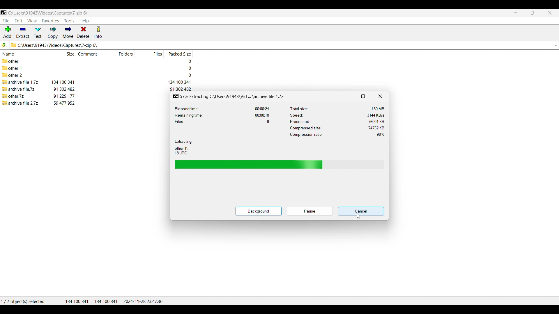  I want to click on Files column, so click(156, 54).